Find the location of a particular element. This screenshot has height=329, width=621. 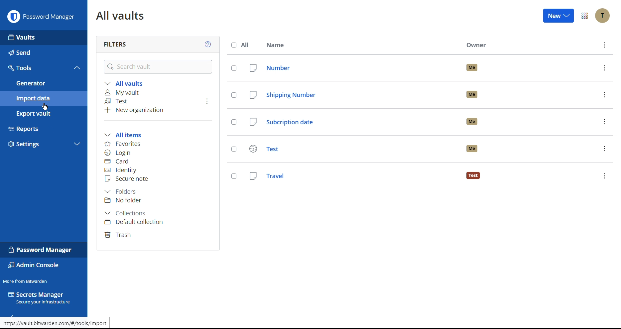

shipping number is located at coordinates (351, 94).